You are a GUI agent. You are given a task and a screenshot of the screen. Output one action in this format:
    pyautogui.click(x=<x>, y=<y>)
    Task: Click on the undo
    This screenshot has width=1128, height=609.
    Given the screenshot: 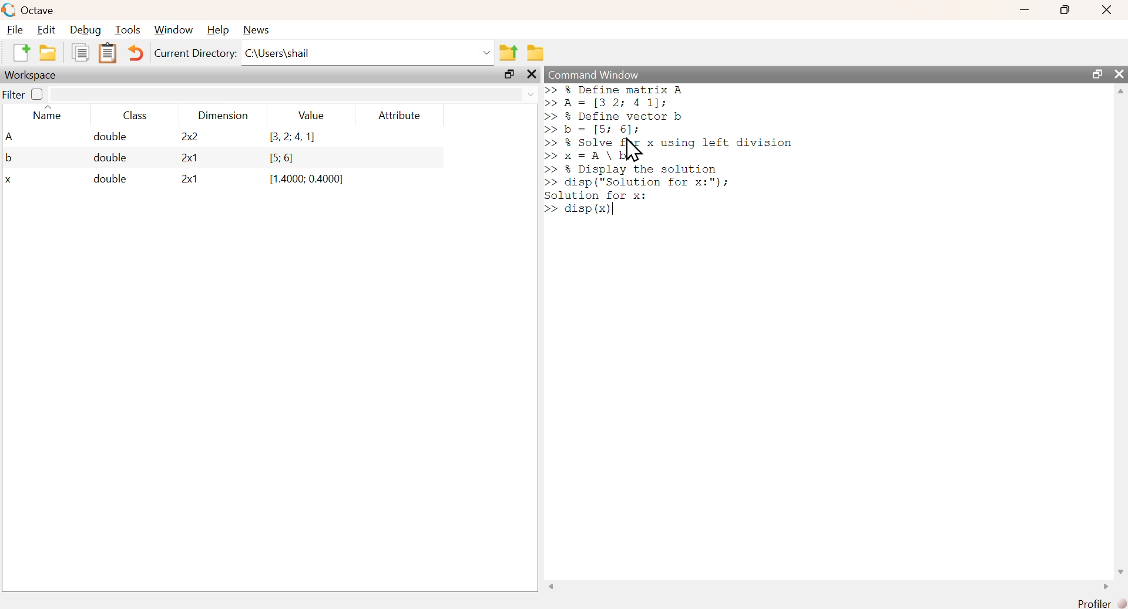 What is the action you would take?
    pyautogui.click(x=137, y=53)
    